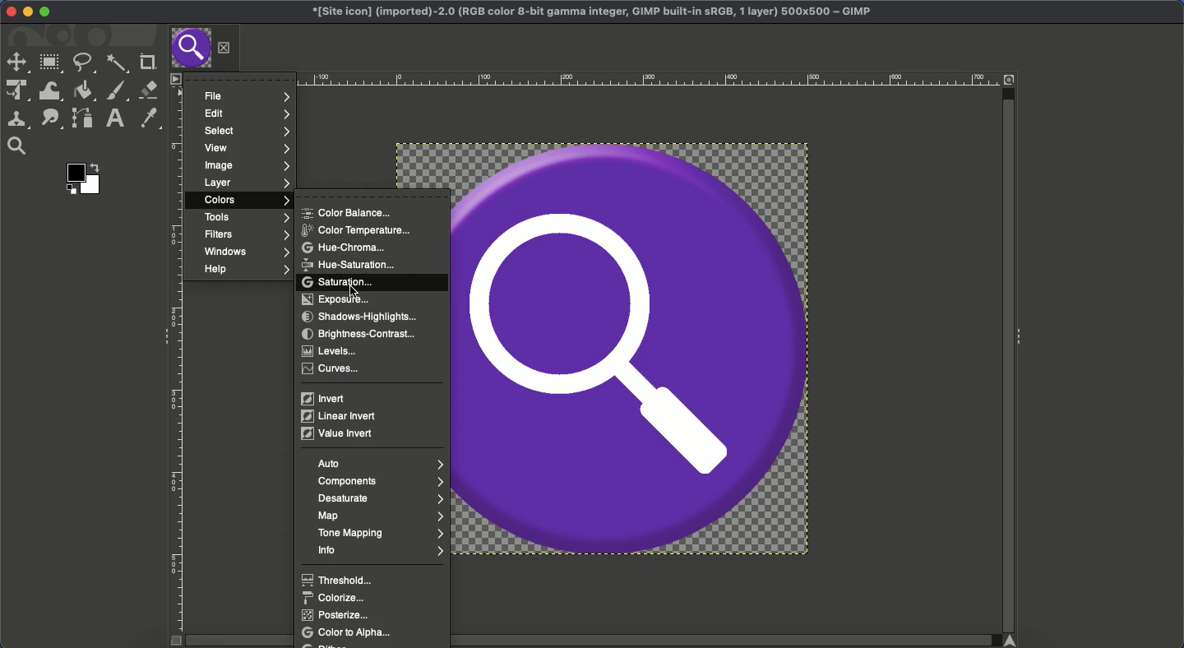 The image size is (1184, 648). I want to click on Saturation, so click(341, 283).